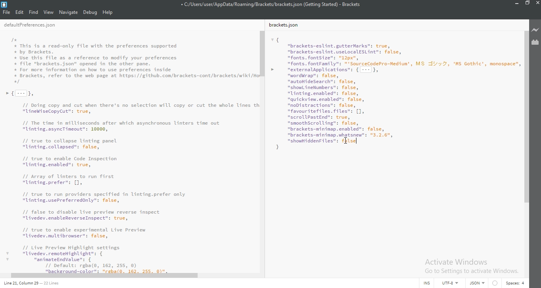 The width and height of the screenshot is (541, 288). Describe the element at coordinates (393, 93) in the screenshot. I see `{
"brackets-eslint.gutterMarks": true,
"brackets-eslint.useLocal€SLint": false,
"fonts. fontsize": "12px",
"fonts. fontFamily": "'SourceCodePro-Nedium', MS v2, 'MS Gothic’, monospace”
> vexternalpplications": { --- },
"wordWrap": false,
“autoHidesearch": false,
"shomLineNumbers": false,
"Uinting.enabled": false,
"quickview.enabled": false,
"noDistractions": false,
"favour itefiles. files": [1,
"scrollPastEnd": true,
"smoothScrolling": false,
“brackets-minimap.enabled": false,` at that location.